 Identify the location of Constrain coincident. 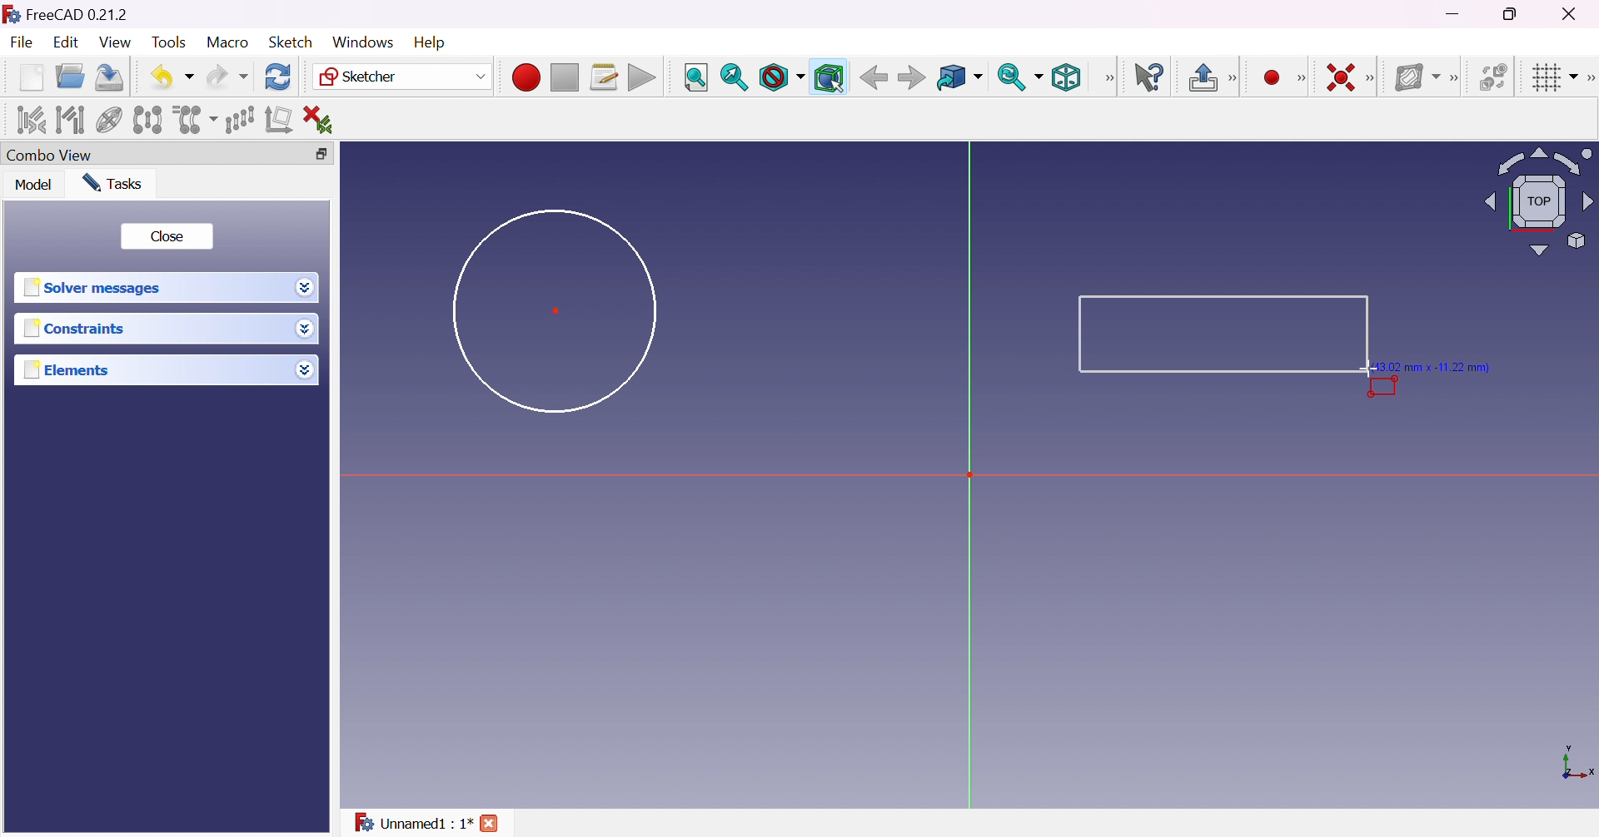
(1339, 77).